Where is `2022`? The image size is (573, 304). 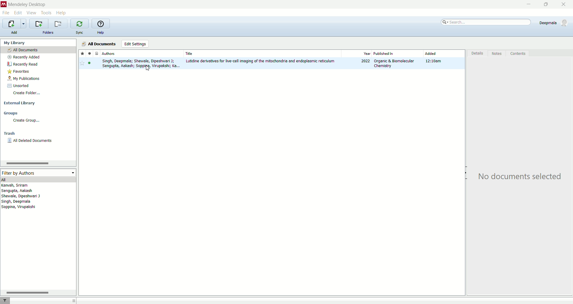 2022 is located at coordinates (366, 61).